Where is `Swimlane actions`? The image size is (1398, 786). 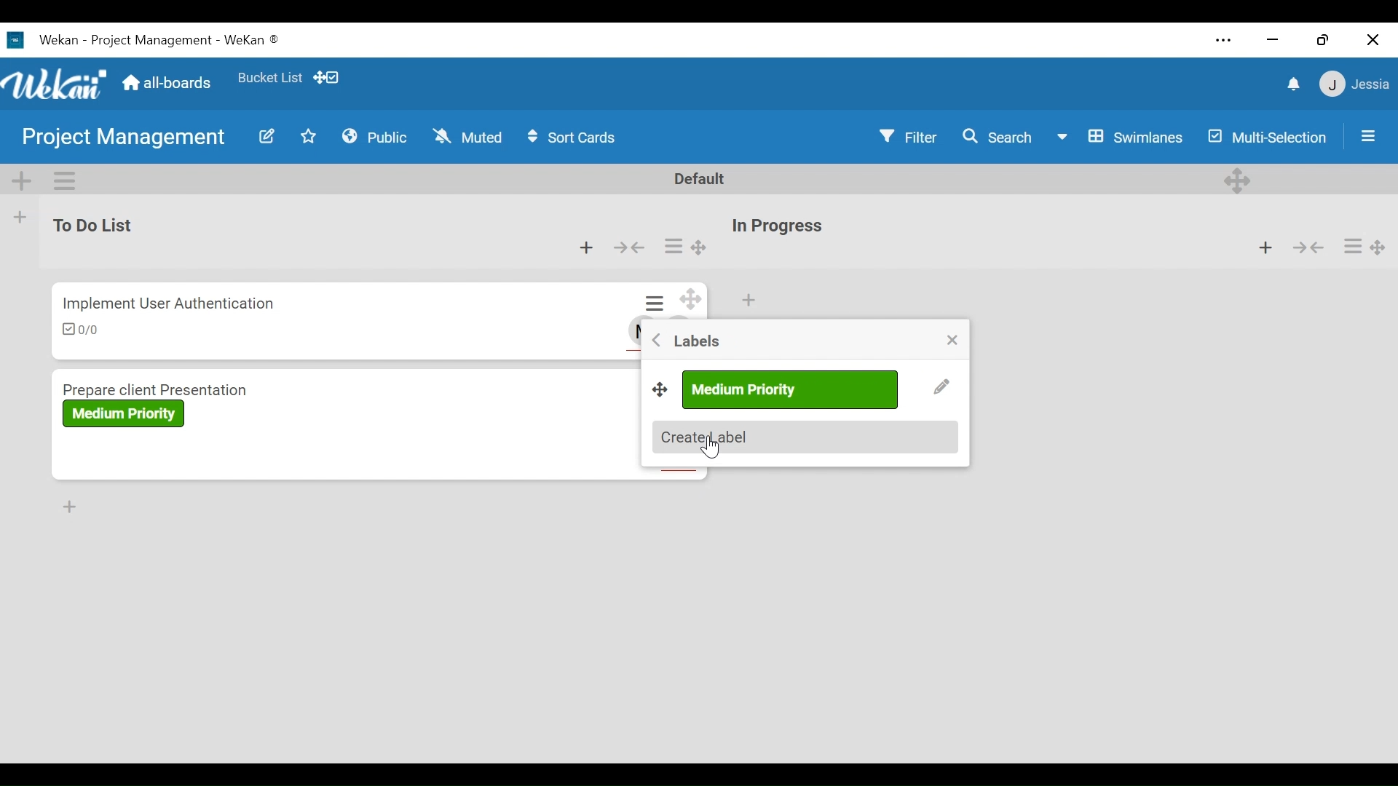 Swimlane actions is located at coordinates (66, 178).